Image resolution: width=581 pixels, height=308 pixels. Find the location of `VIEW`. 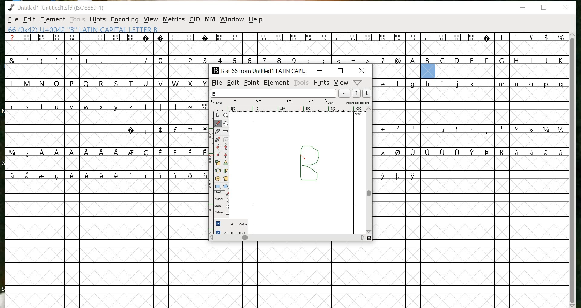

VIEW is located at coordinates (341, 83).